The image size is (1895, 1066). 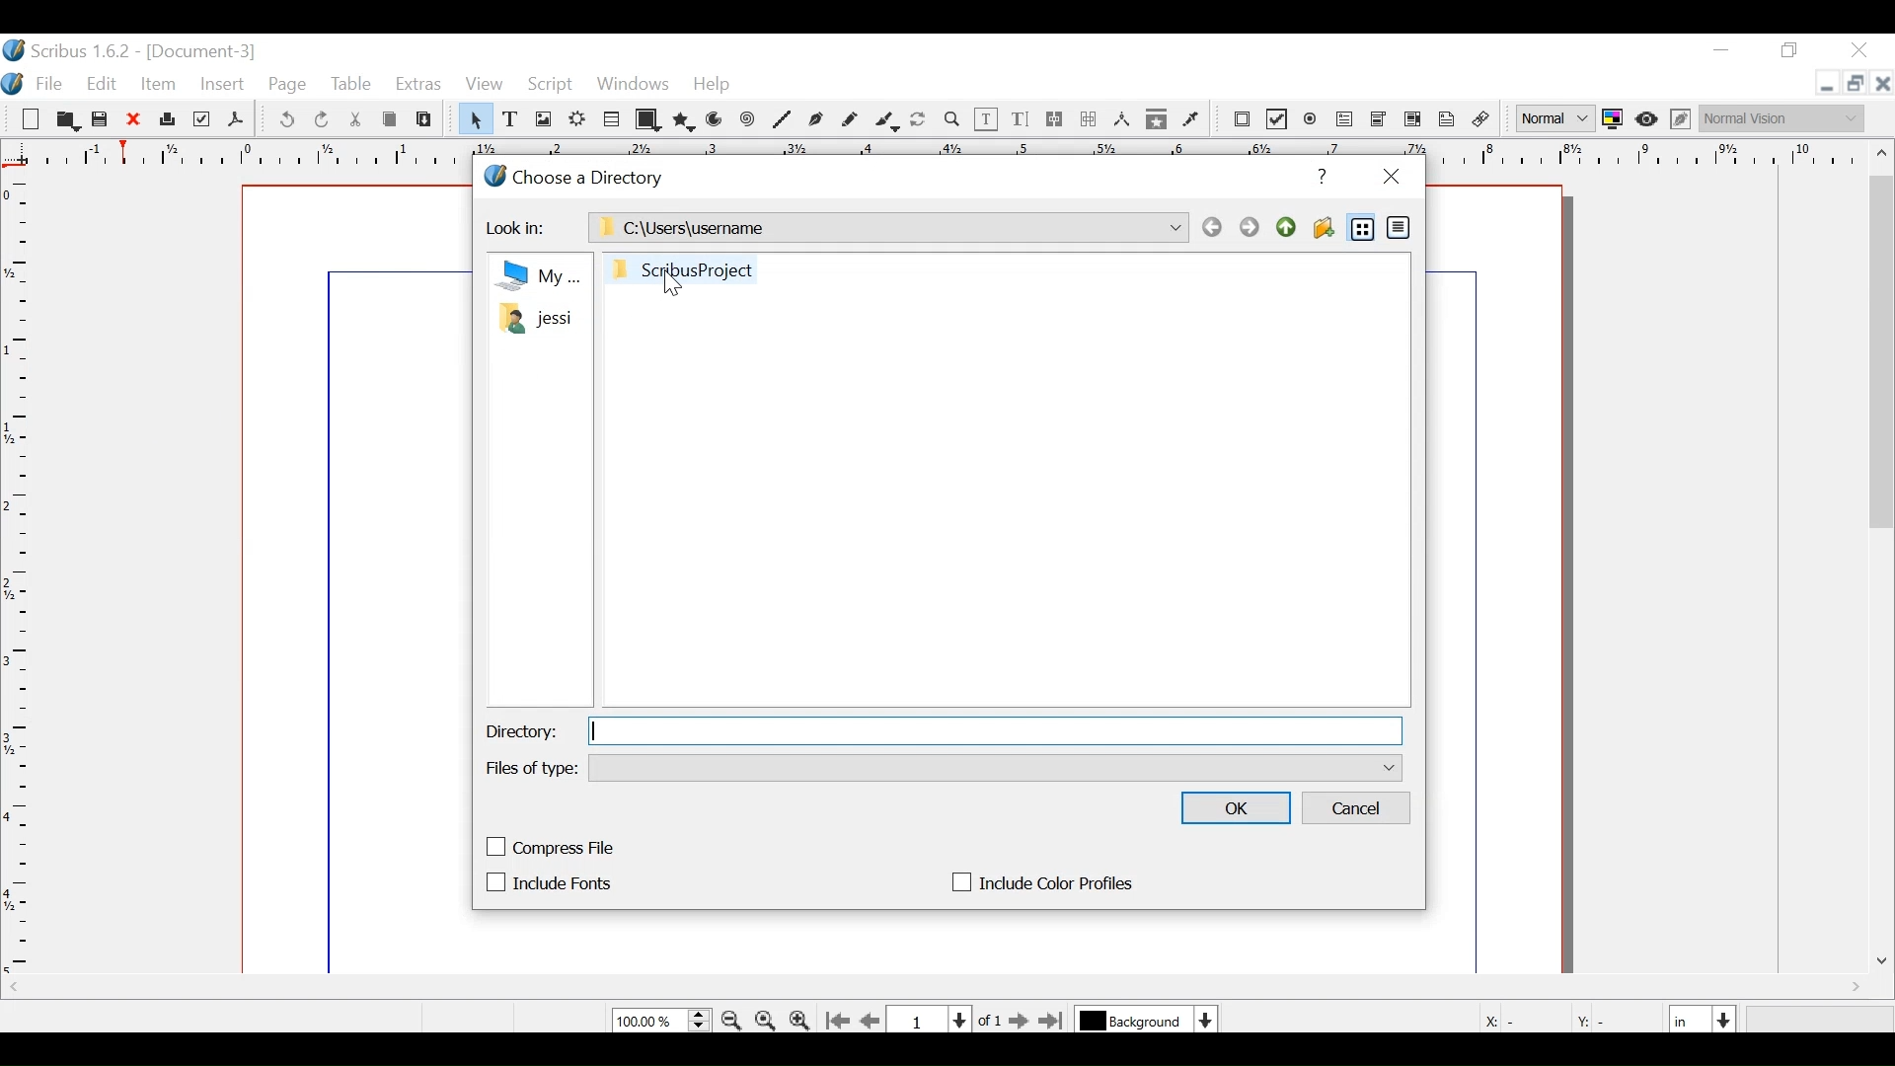 What do you see at coordinates (553, 881) in the screenshot?
I see `(un)check Include Fonts` at bounding box center [553, 881].